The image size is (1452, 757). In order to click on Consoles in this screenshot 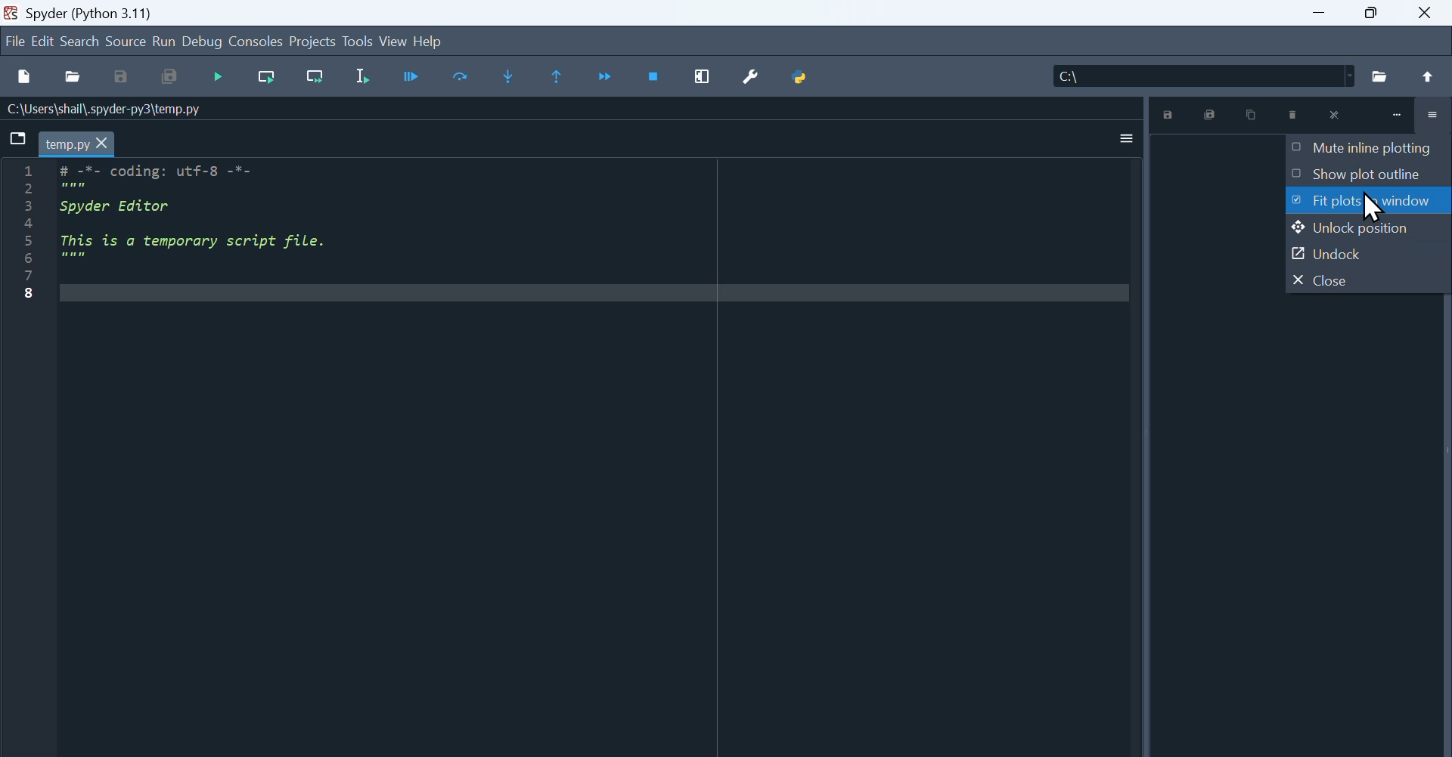, I will do `click(257, 42)`.